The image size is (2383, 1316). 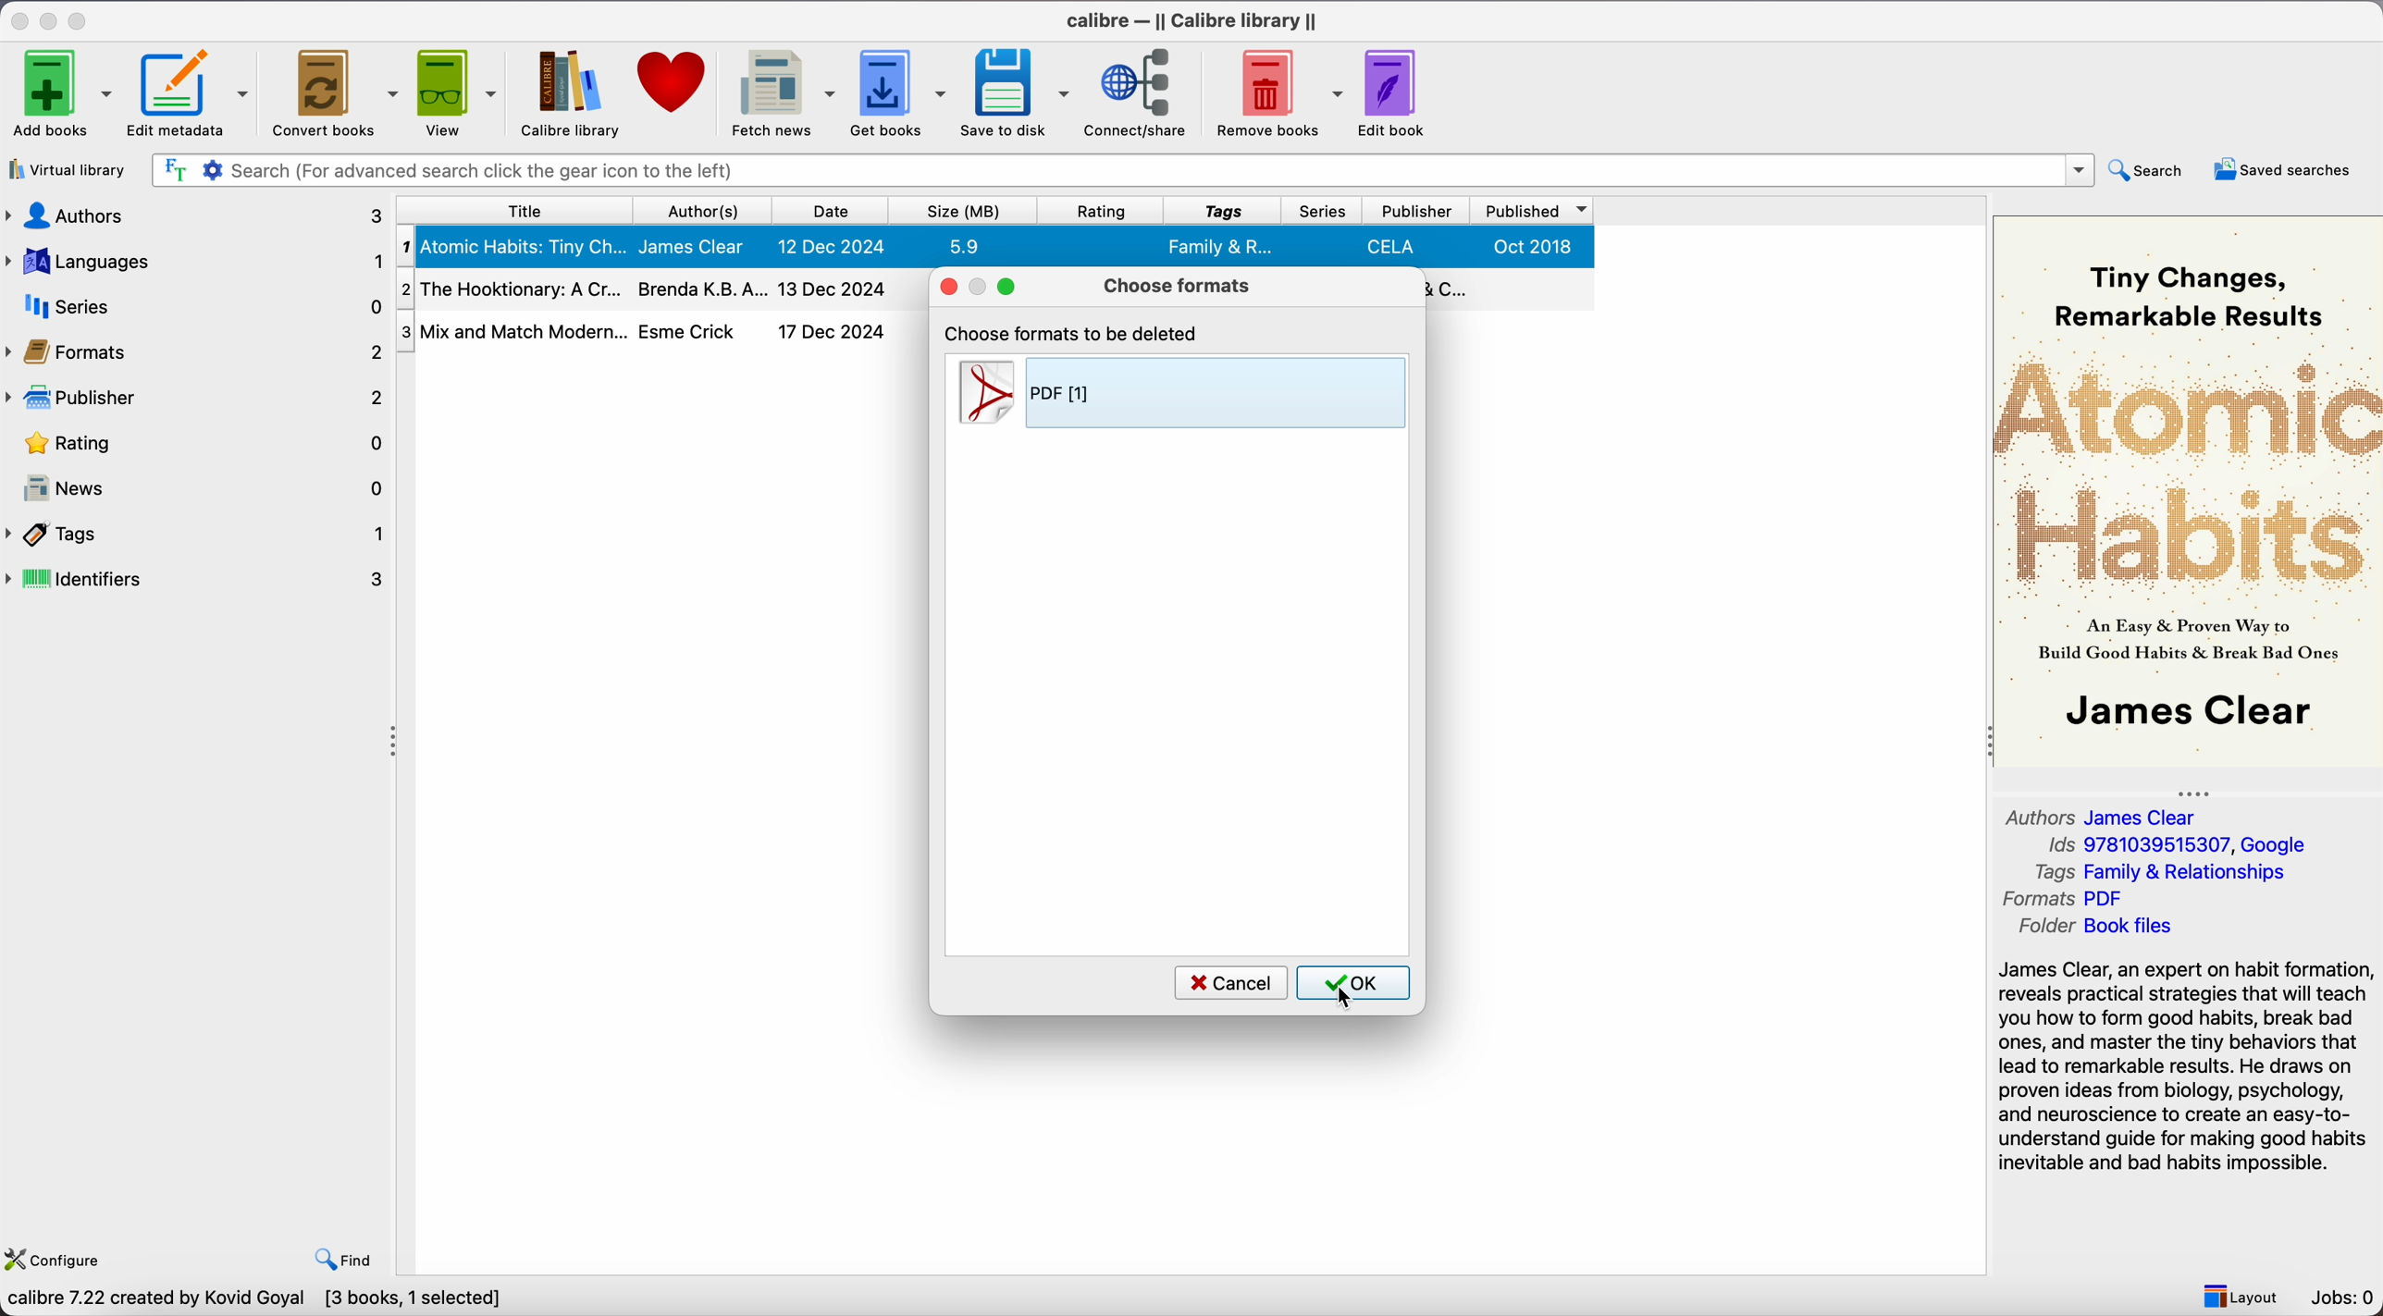 What do you see at coordinates (2091, 815) in the screenshot?
I see `Authors James Clear` at bounding box center [2091, 815].